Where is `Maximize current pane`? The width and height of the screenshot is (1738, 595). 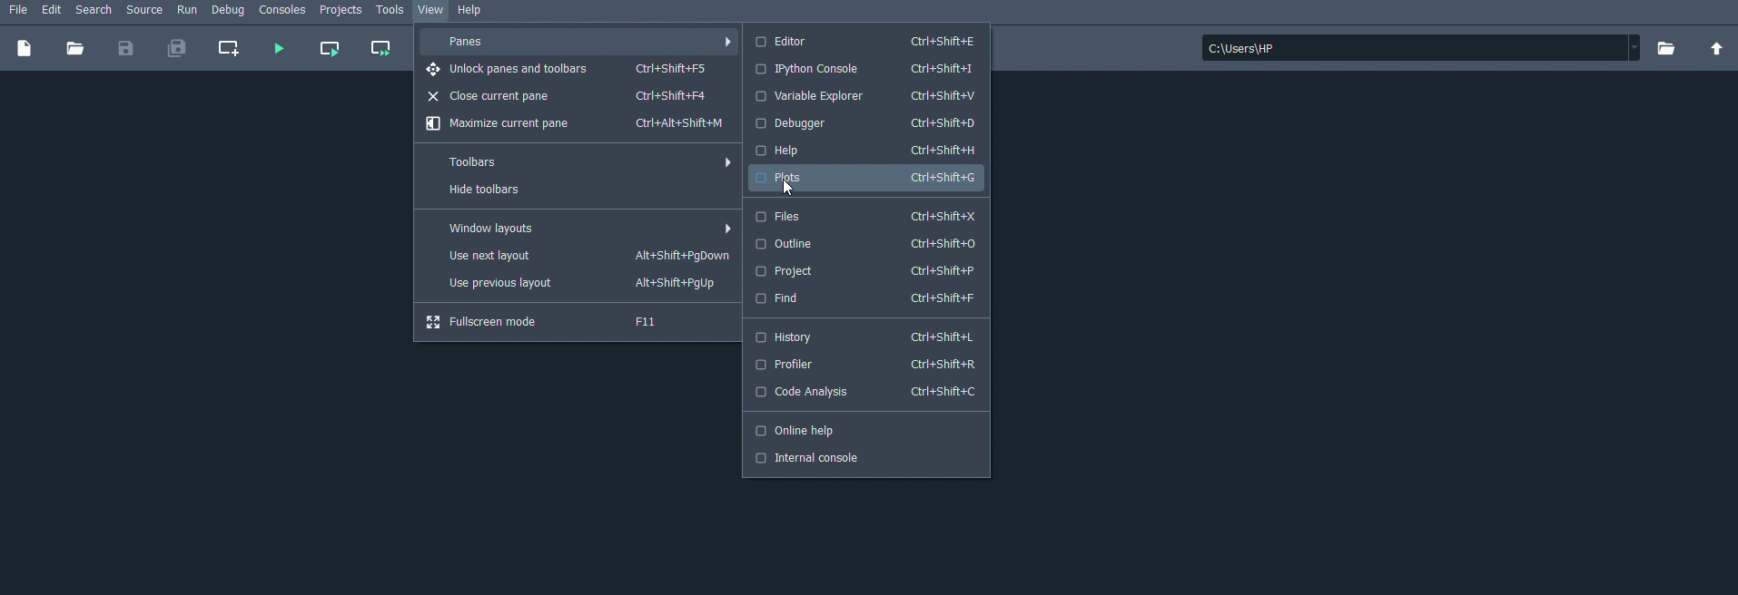 Maximize current pane is located at coordinates (577, 124).